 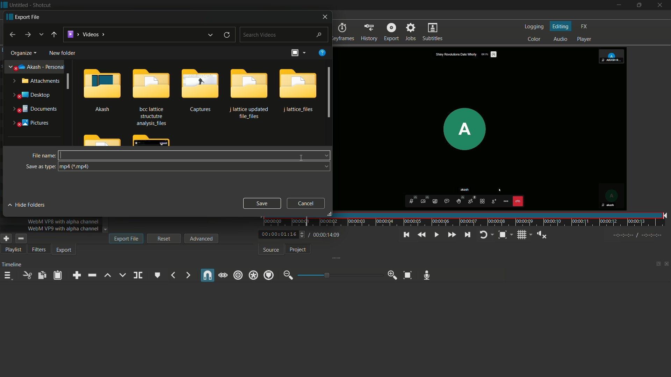 I want to click on close timeline, so click(x=667, y=265).